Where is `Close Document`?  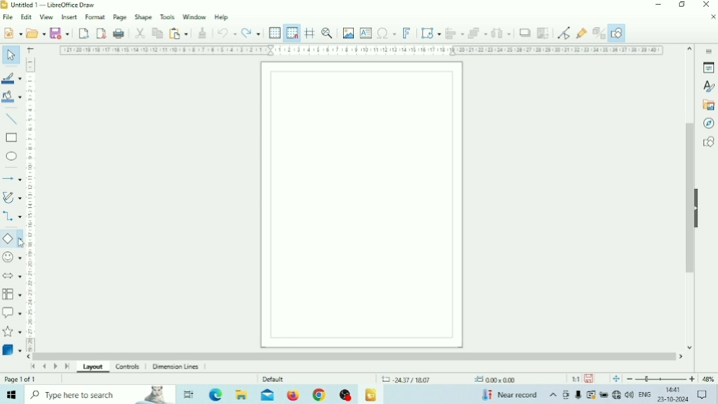
Close Document is located at coordinates (713, 16).